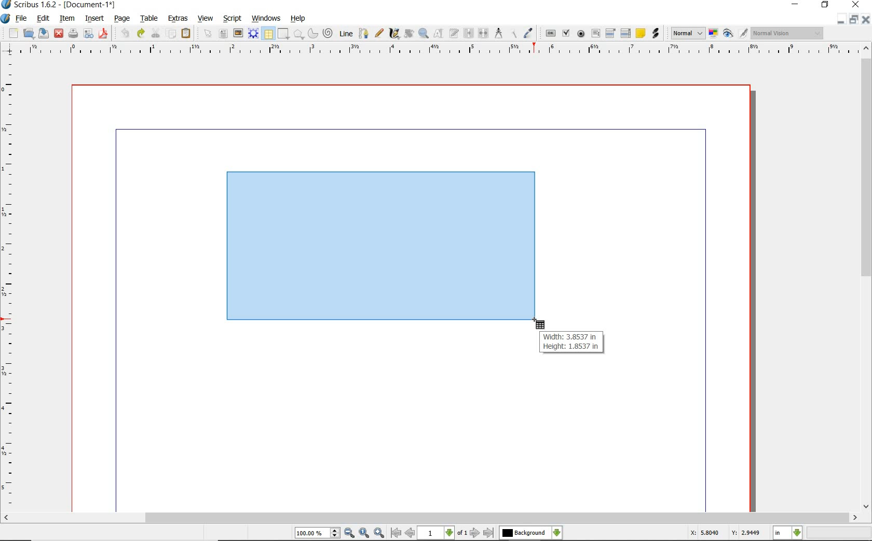 This screenshot has height=541, width=872. Describe the element at coordinates (66, 19) in the screenshot. I see `item` at that location.